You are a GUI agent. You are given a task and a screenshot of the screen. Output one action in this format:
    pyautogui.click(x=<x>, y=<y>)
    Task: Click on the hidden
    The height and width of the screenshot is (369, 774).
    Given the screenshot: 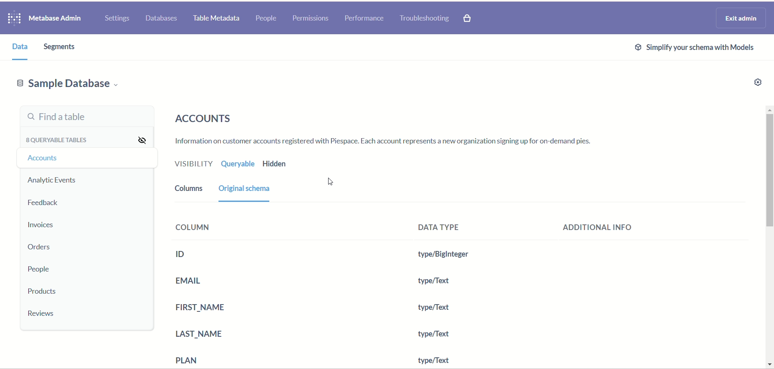 What is the action you would take?
    pyautogui.click(x=278, y=164)
    